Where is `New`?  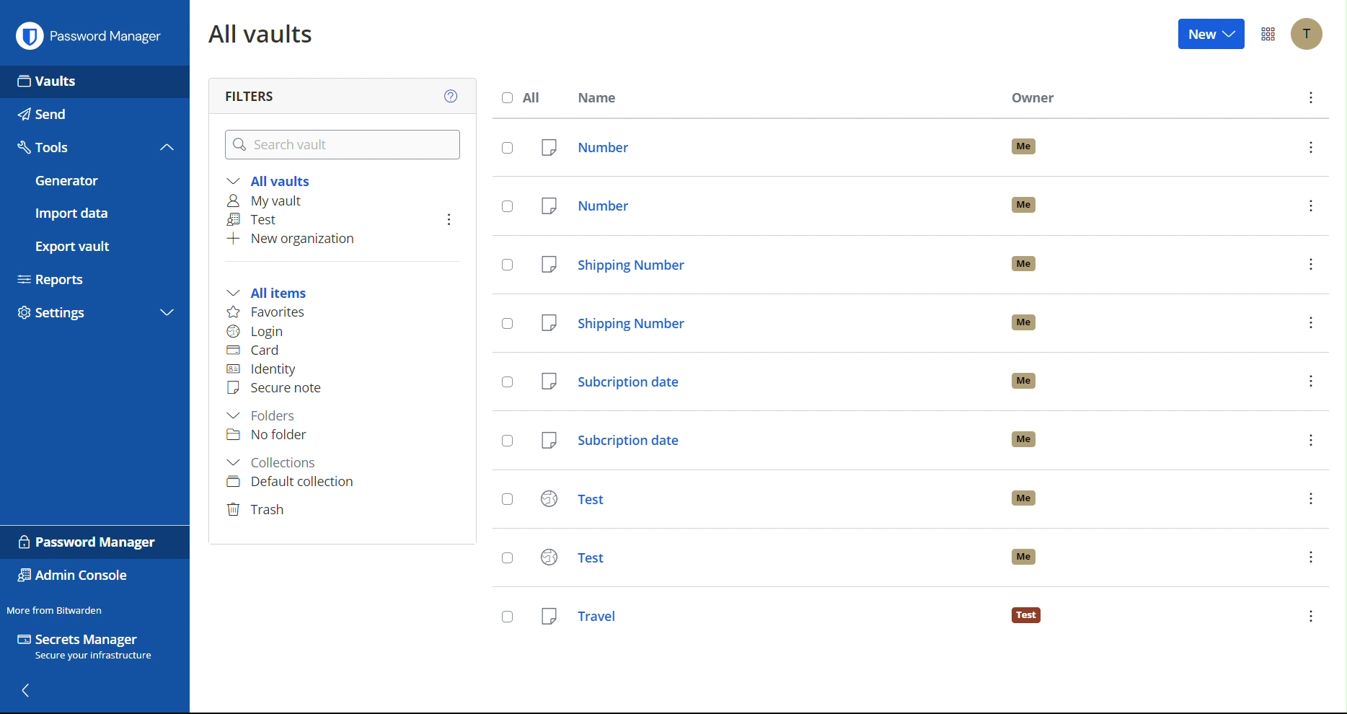 New is located at coordinates (1214, 33).